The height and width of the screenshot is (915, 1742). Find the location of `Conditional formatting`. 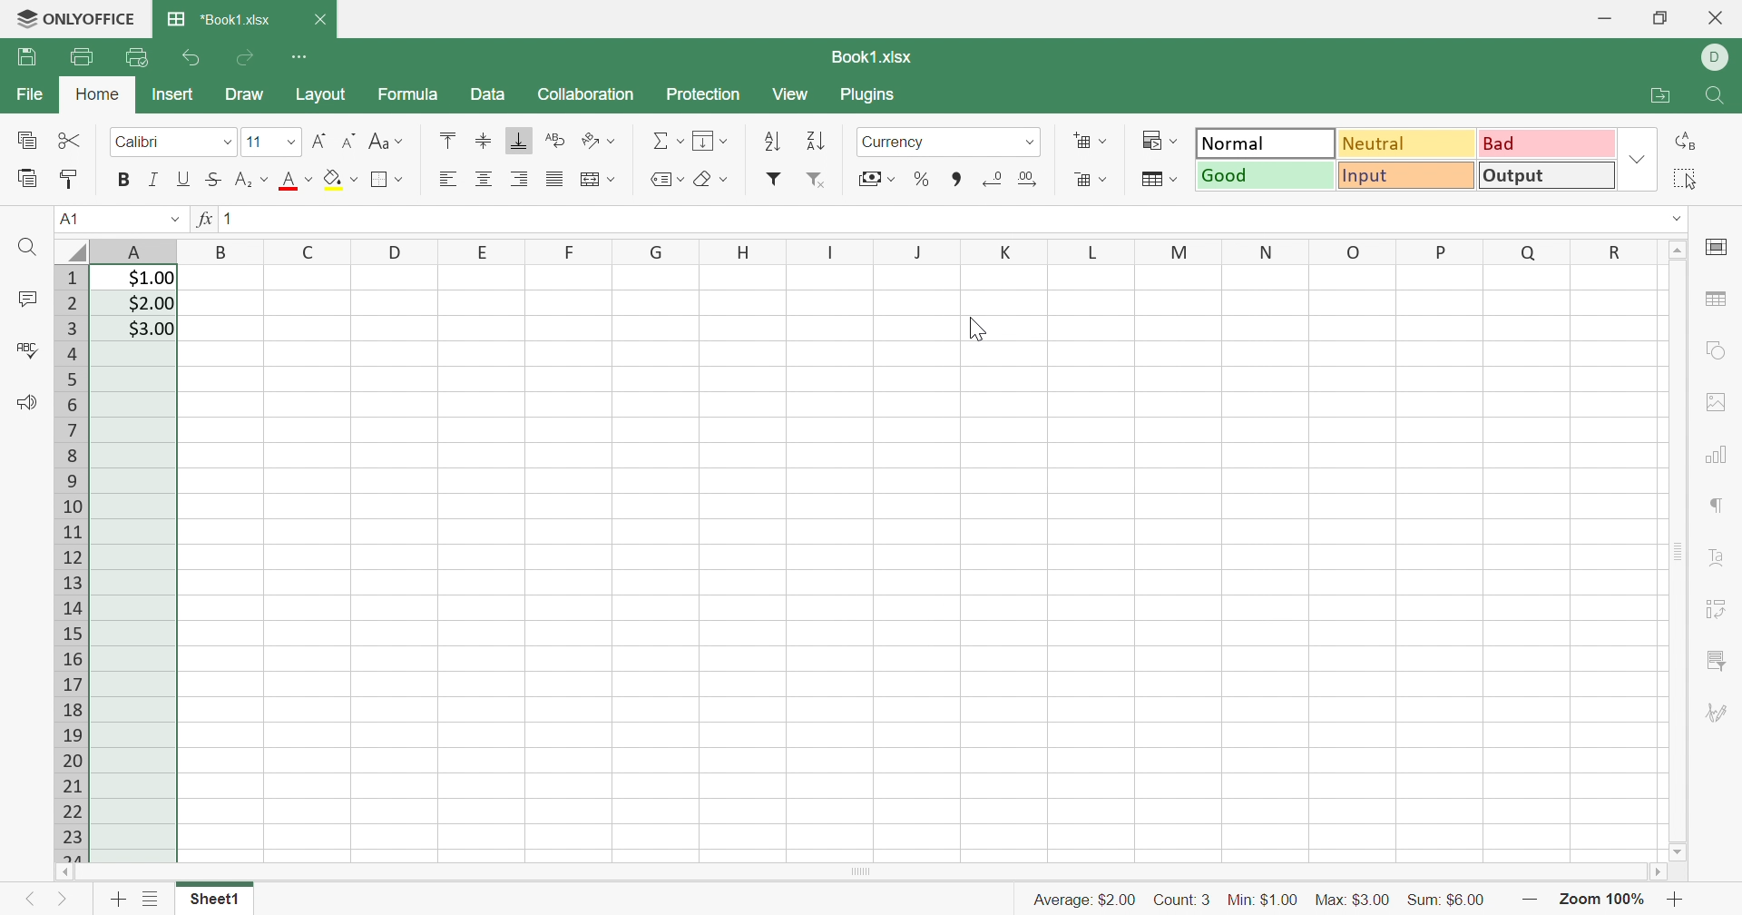

Conditional formatting is located at coordinates (1158, 140).